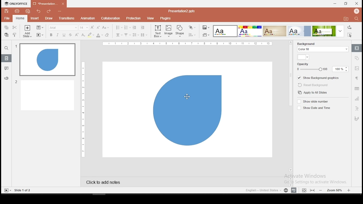 This screenshot has height=204, width=363. What do you see at coordinates (357, 78) in the screenshot?
I see `paragraph settings` at bounding box center [357, 78].